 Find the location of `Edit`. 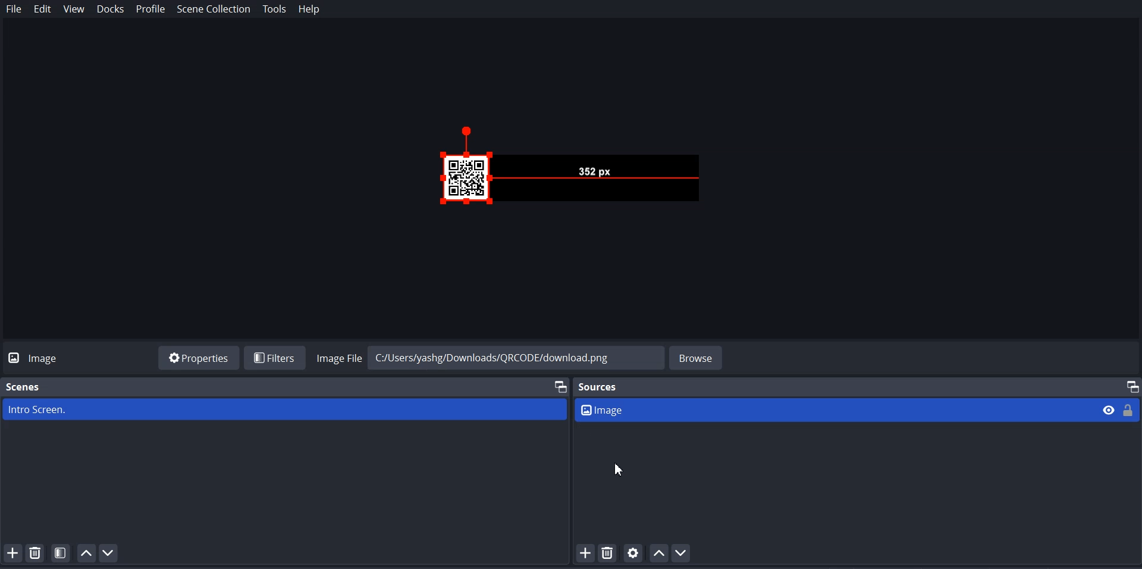

Edit is located at coordinates (43, 10).